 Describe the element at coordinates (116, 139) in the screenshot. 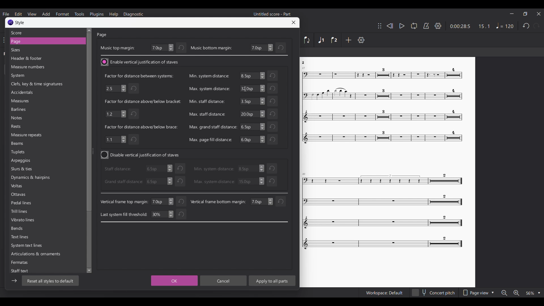

I see `1.1` at that location.